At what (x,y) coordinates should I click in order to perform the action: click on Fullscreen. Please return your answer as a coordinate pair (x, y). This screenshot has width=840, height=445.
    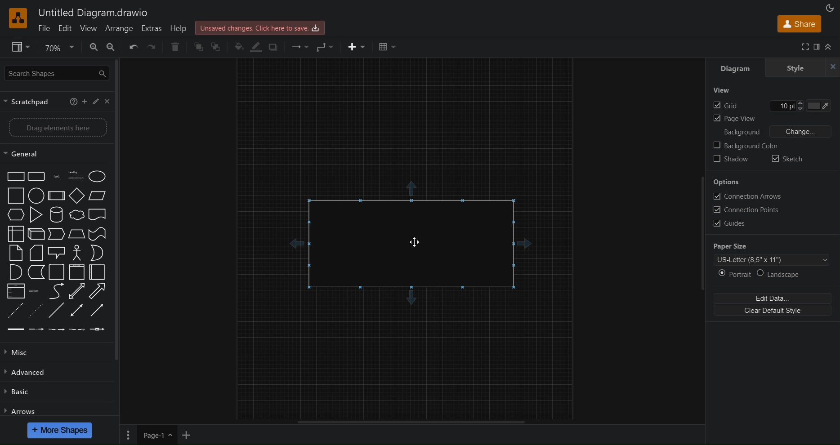
    Looking at the image, I should click on (806, 47).